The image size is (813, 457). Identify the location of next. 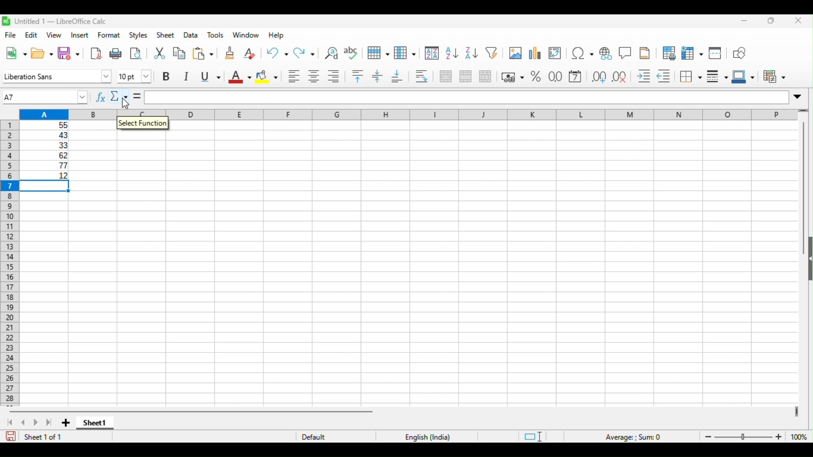
(35, 423).